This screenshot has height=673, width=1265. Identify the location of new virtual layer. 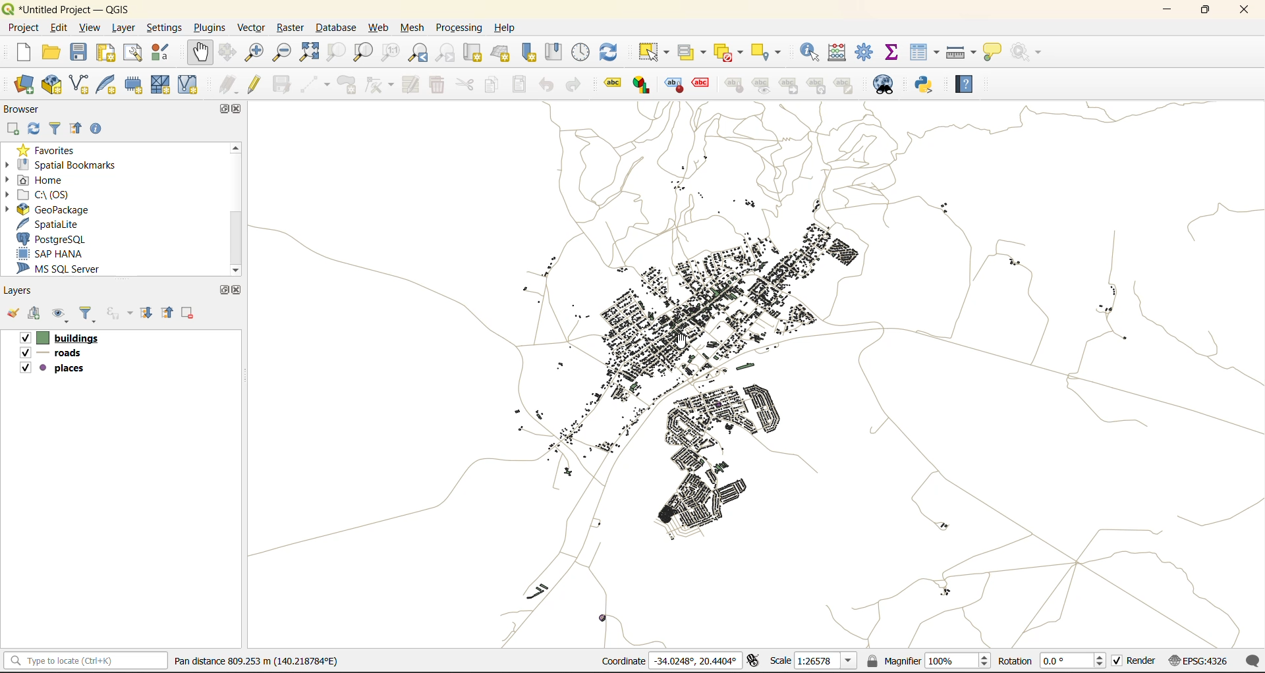
(190, 83).